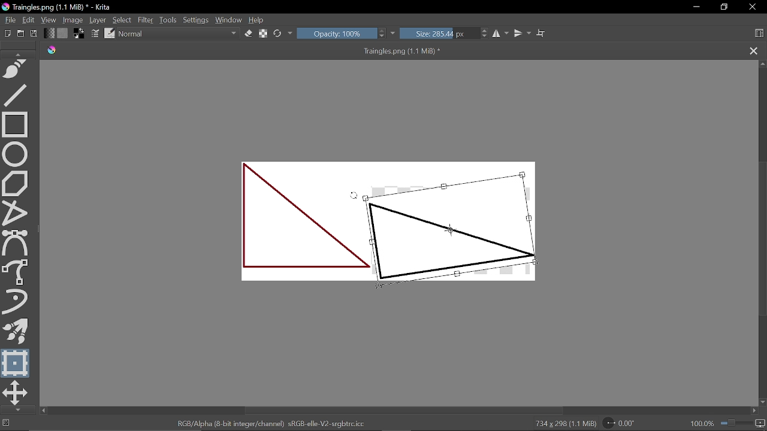  What do you see at coordinates (74, 20) in the screenshot?
I see `Image` at bounding box center [74, 20].